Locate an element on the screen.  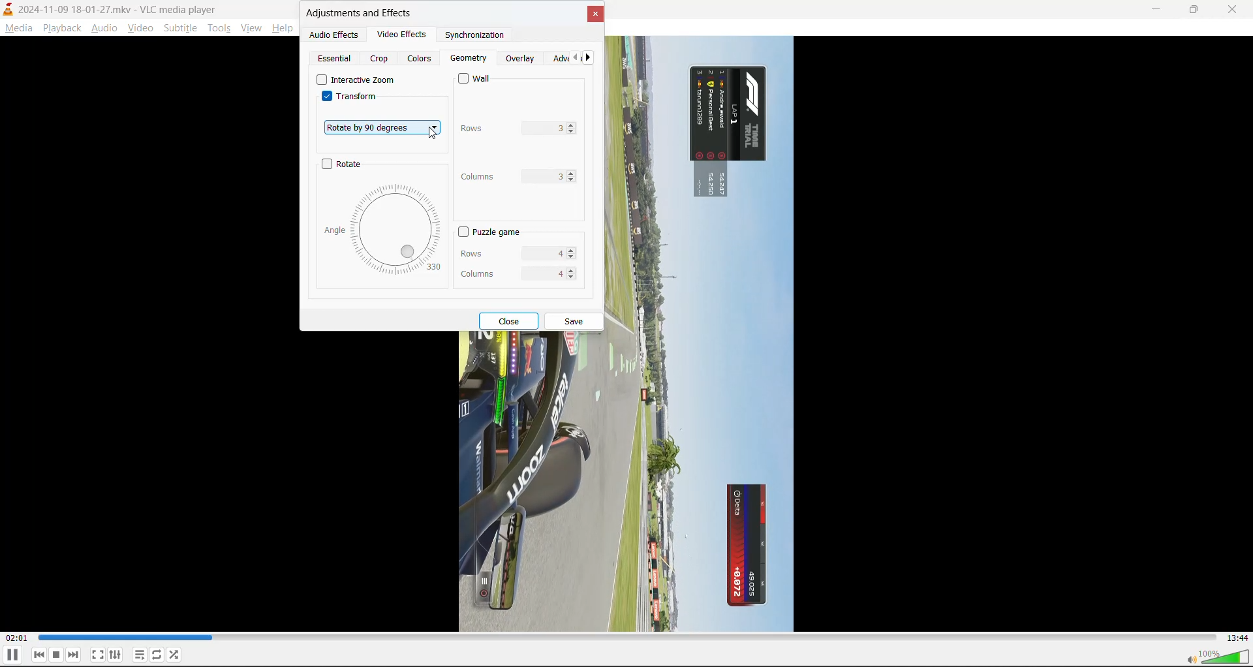
overlay is located at coordinates (522, 59).